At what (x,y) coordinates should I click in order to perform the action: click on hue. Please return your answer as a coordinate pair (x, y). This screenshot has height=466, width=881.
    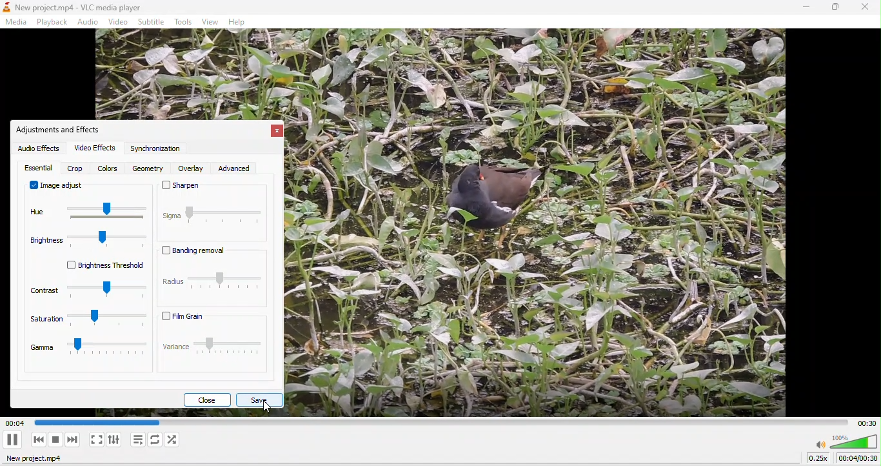
    Looking at the image, I should click on (88, 214).